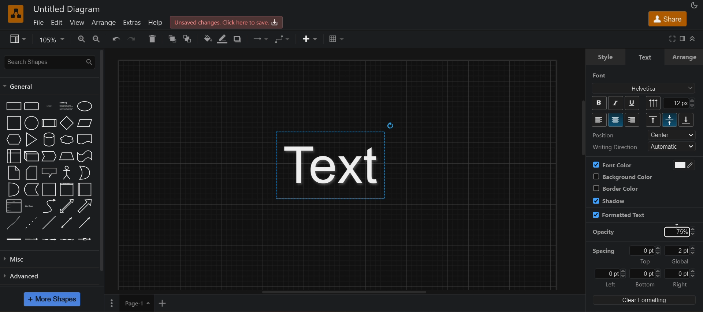 Image resolution: width=703 pixels, height=312 pixels. Describe the element at coordinates (85, 239) in the screenshot. I see `connector with symbol` at that location.